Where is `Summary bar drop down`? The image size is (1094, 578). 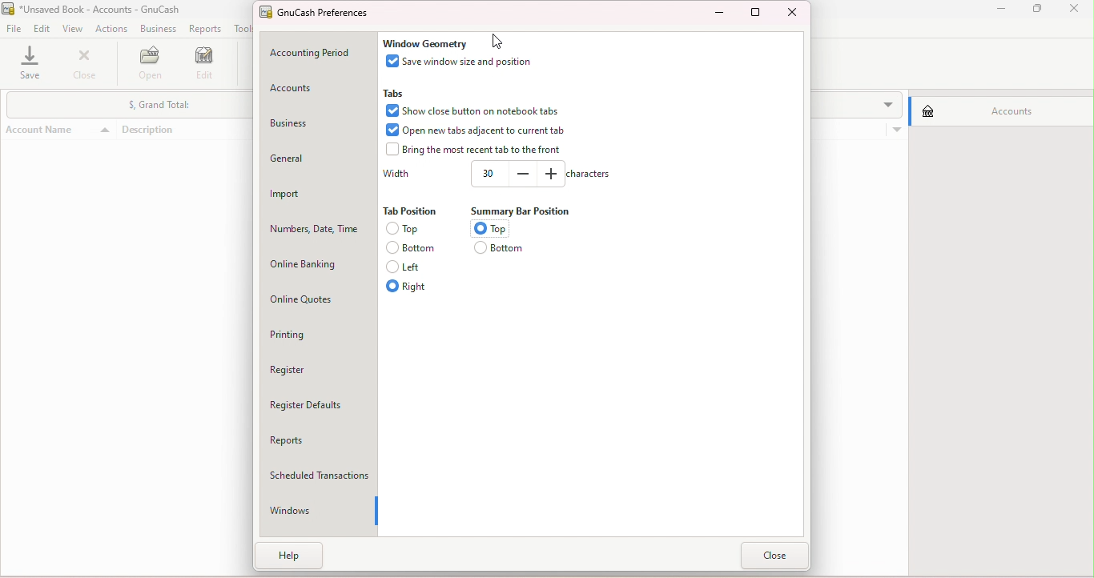 Summary bar drop down is located at coordinates (123, 563).